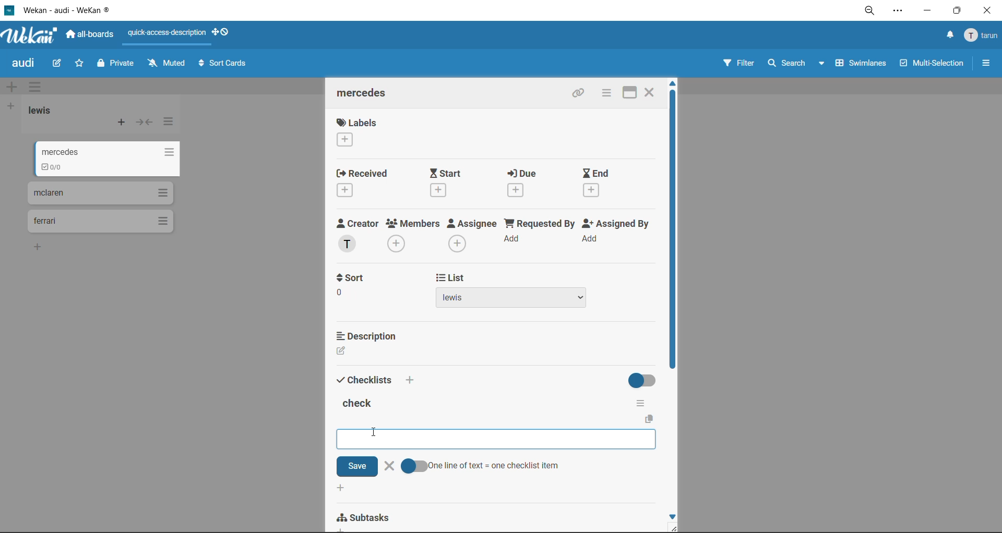 The height and width of the screenshot is (533, 1002). Describe the element at coordinates (28, 37) in the screenshot. I see `app logo` at that location.